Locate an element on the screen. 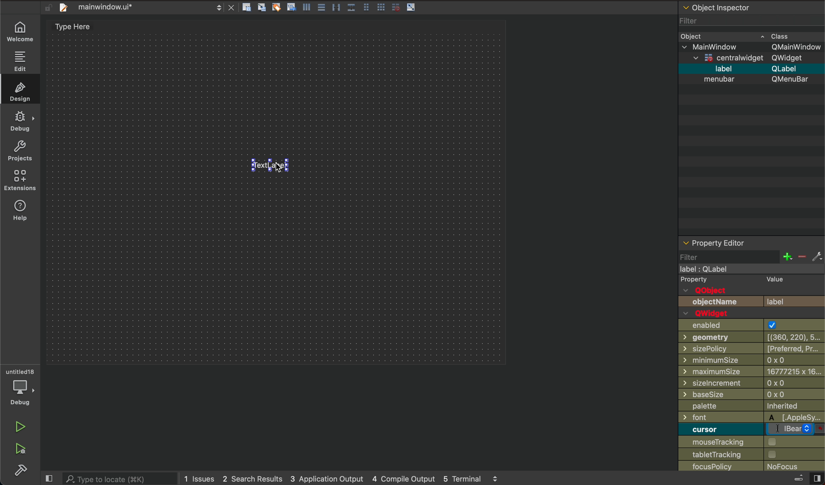 This screenshot has height=485, width=825. objectName  is located at coordinates (718, 302).